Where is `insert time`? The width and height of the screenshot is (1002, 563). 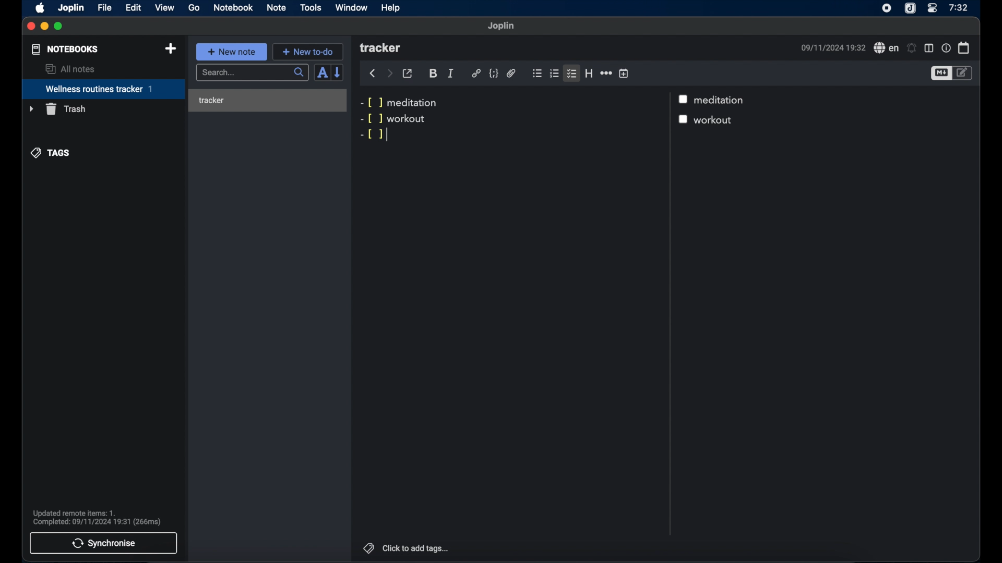 insert time is located at coordinates (624, 73).